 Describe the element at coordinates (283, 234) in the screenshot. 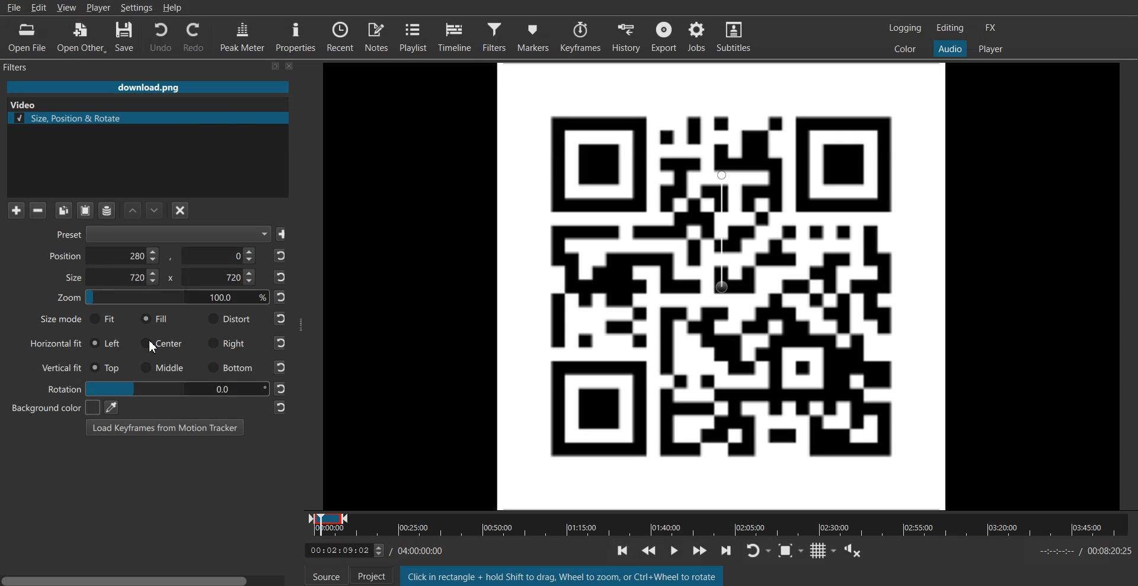

I see `Save` at that location.